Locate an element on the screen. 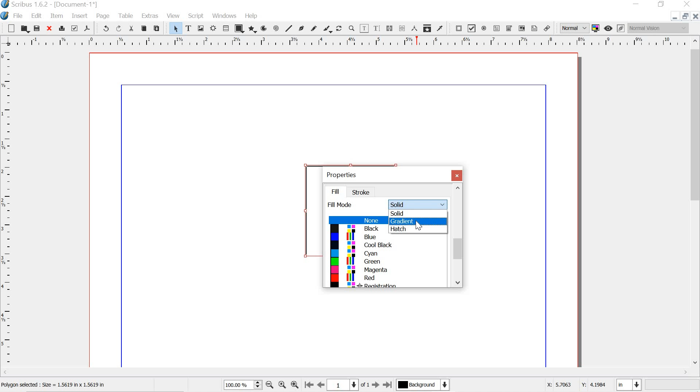 Image resolution: width=700 pixels, height=392 pixels. image frame is located at coordinates (201, 28).